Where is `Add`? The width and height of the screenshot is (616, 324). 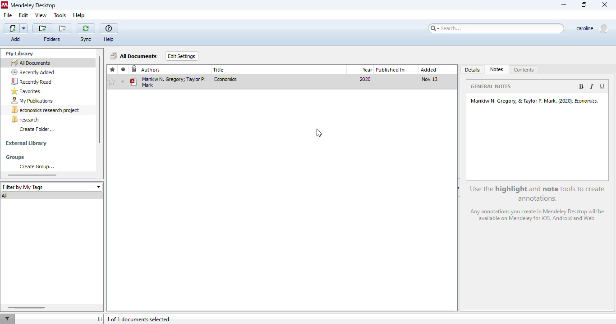
Add is located at coordinates (16, 39).